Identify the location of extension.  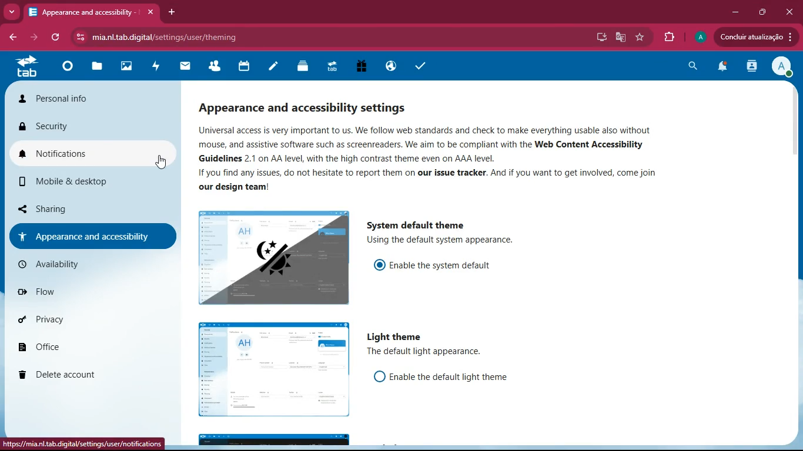
(669, 35).